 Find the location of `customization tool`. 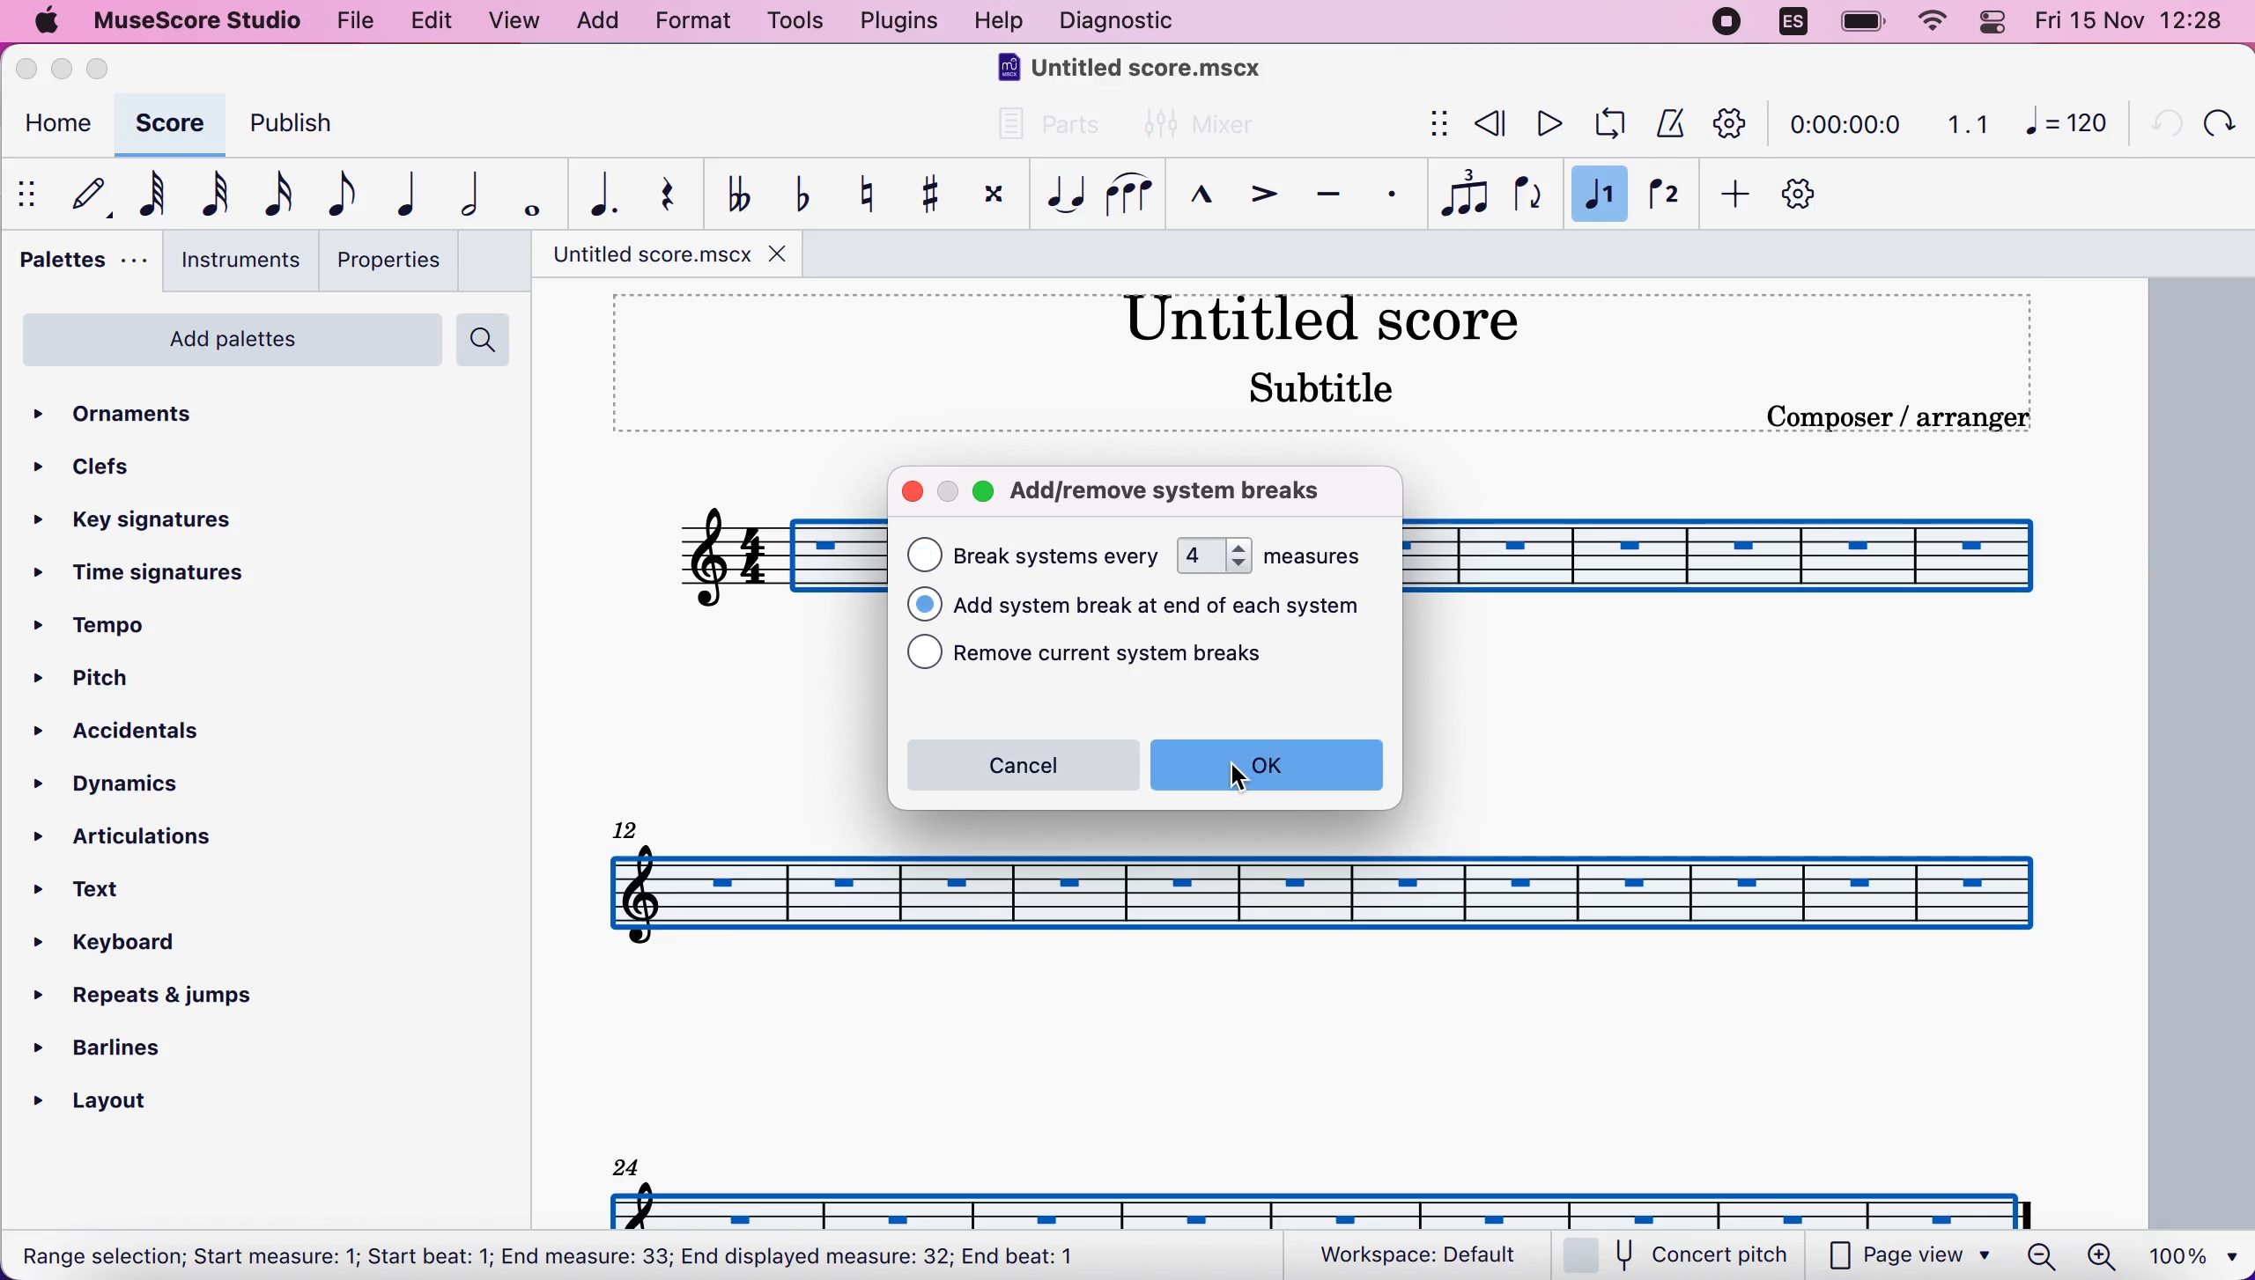

customization tool is located at coordinates (1815, 195).